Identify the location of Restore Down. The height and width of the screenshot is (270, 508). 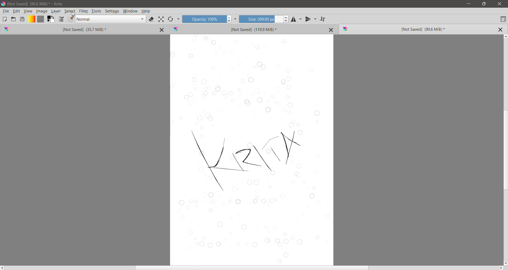
(484, 4).